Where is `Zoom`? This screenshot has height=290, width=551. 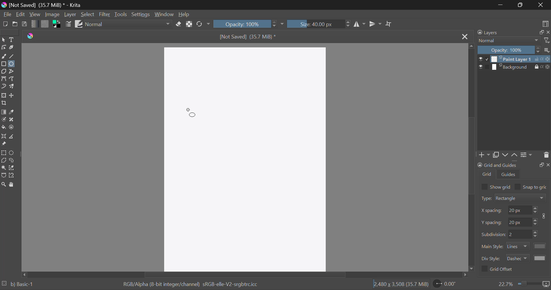 Zoom is located at coordinates (524, 284).